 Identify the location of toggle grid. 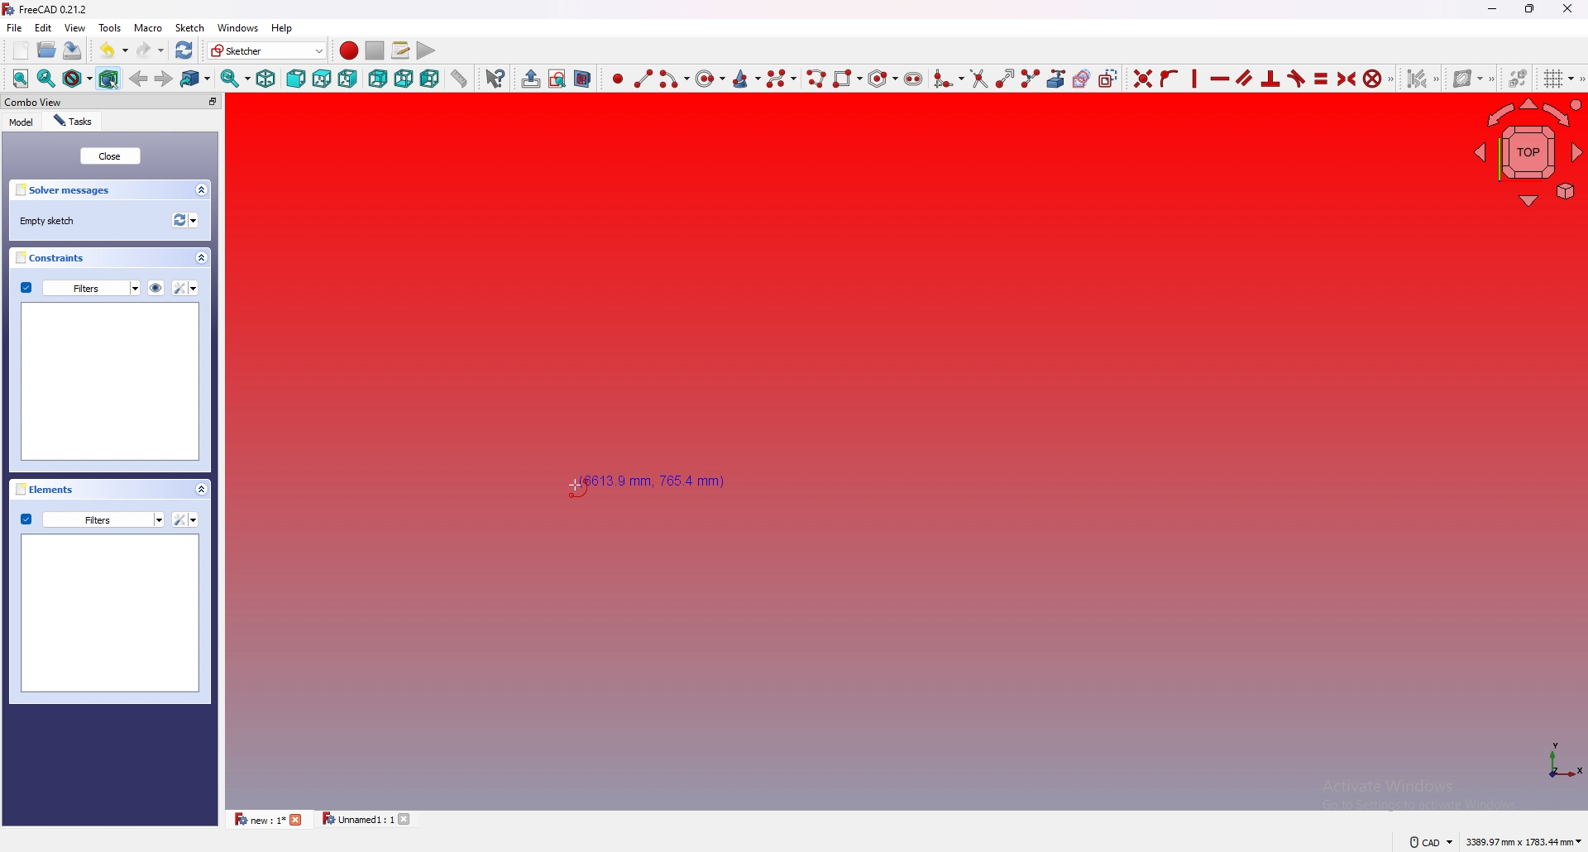
(1560, 79).